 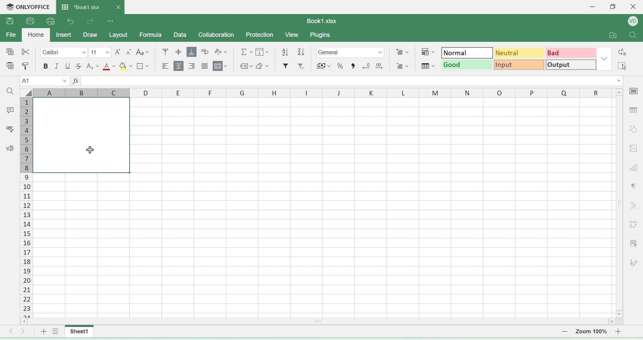 What do you see at coordinates (613, 36) in the screenshot?
I see `open folder` at bounding box center [613, 36].